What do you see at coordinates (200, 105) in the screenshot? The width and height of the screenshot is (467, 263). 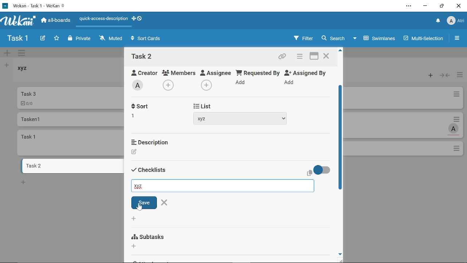 I see `Start` at bounding box center [200, 105].